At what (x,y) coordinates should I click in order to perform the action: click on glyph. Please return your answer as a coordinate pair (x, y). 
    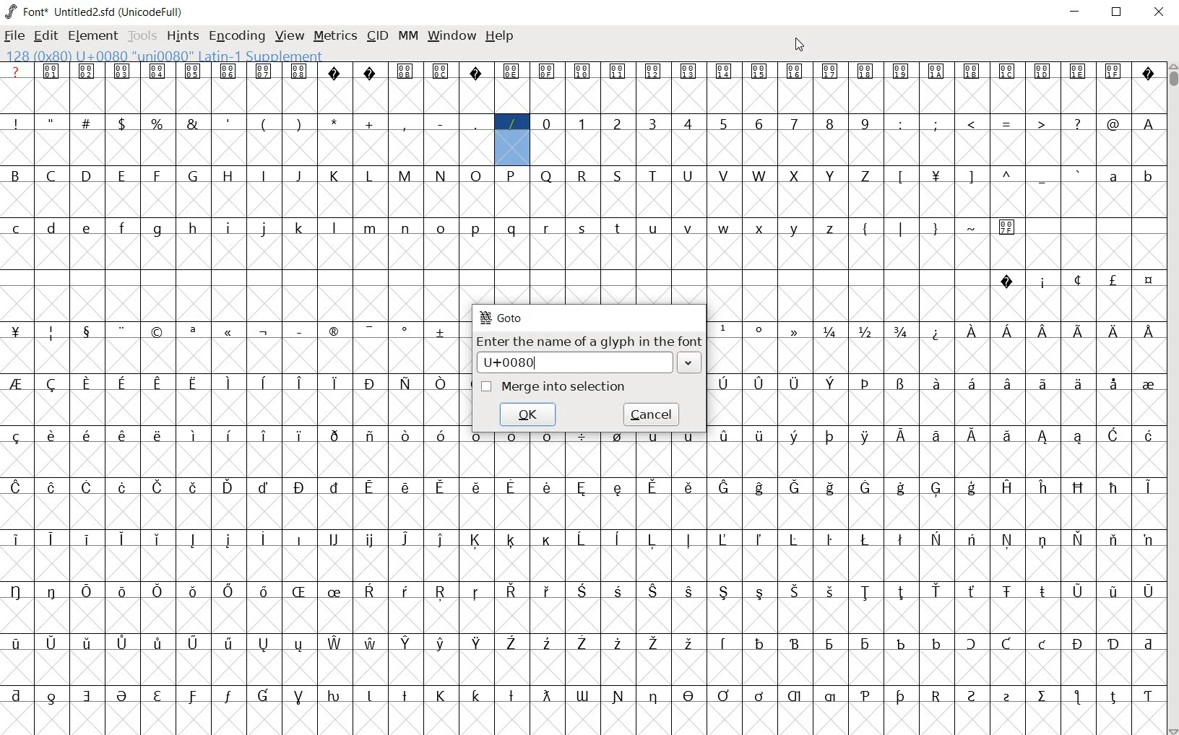
    Looking at the image, I should click on (51, 698).